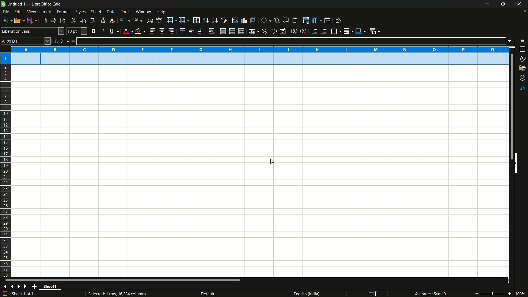  I want to click on insert special characters, so click(266, 20).